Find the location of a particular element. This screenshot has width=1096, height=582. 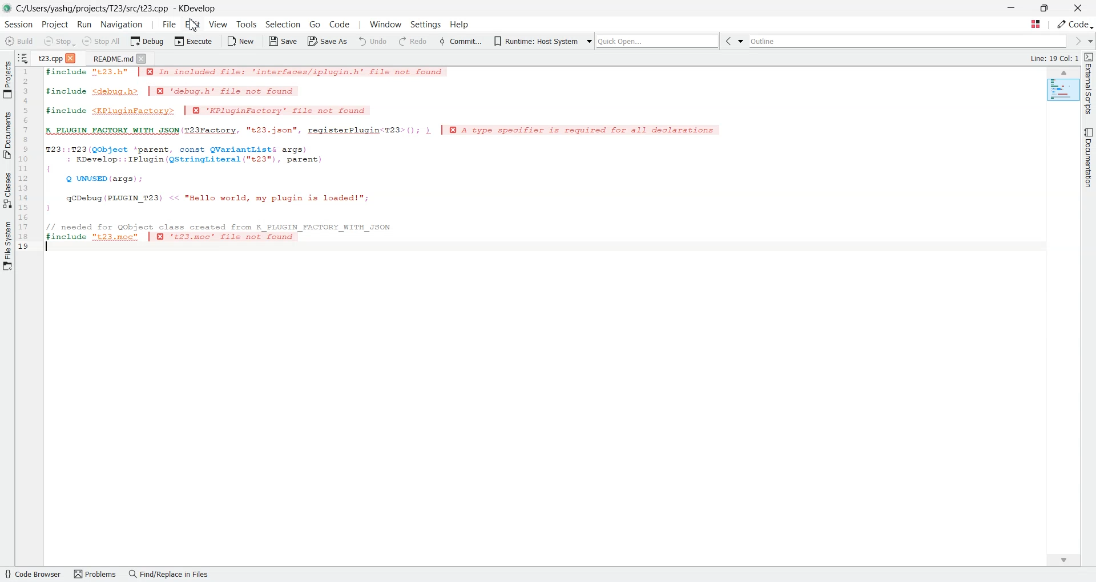

Find/Replace in files is located at coordinates (170, 575).